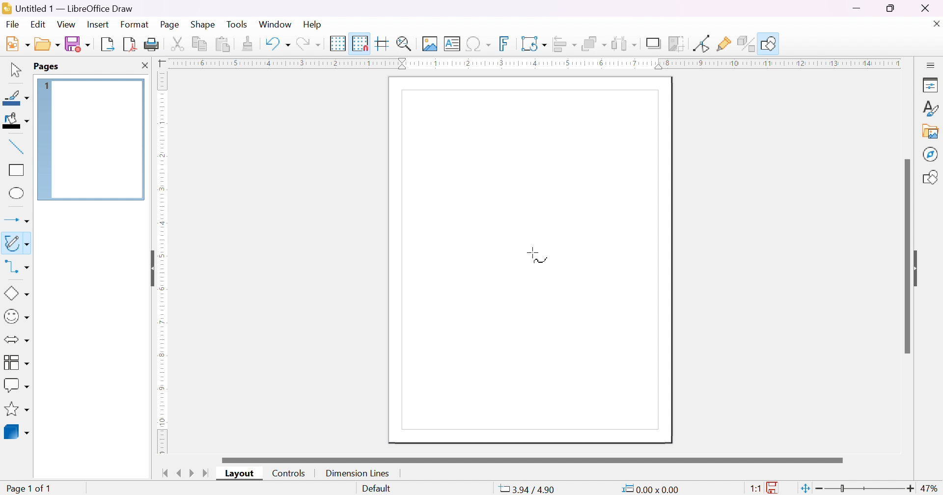 Image resolution: width=943 pixels, height=495 pixels. Describe the element at coordinates (277, 44) in the screenshot. I see `undo` at that location.